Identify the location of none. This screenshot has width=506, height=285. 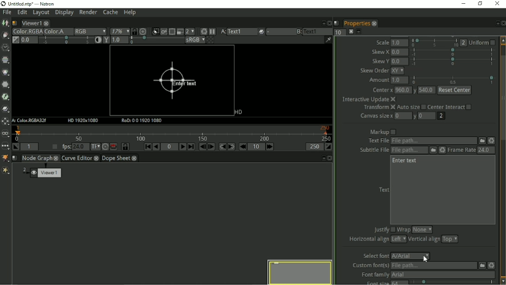
(422, 230).